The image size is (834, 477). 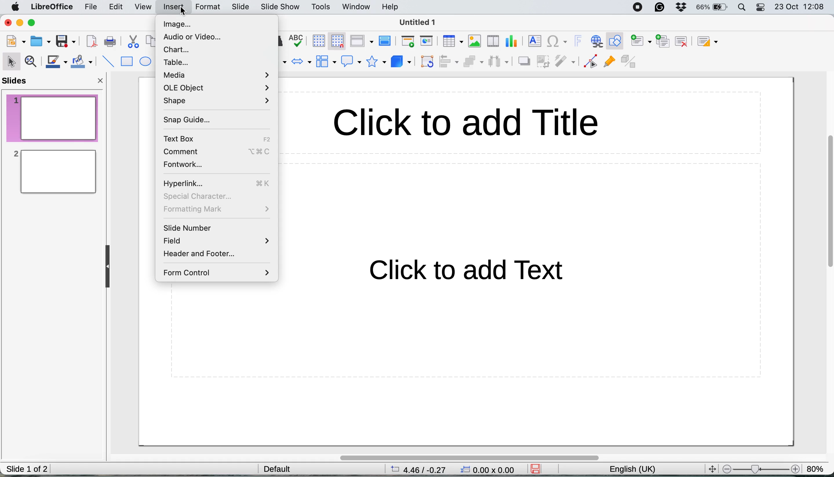 What do you see at coordinates (392, 7) in the screenshot?
I see `help` at bounding box center [392, 7].